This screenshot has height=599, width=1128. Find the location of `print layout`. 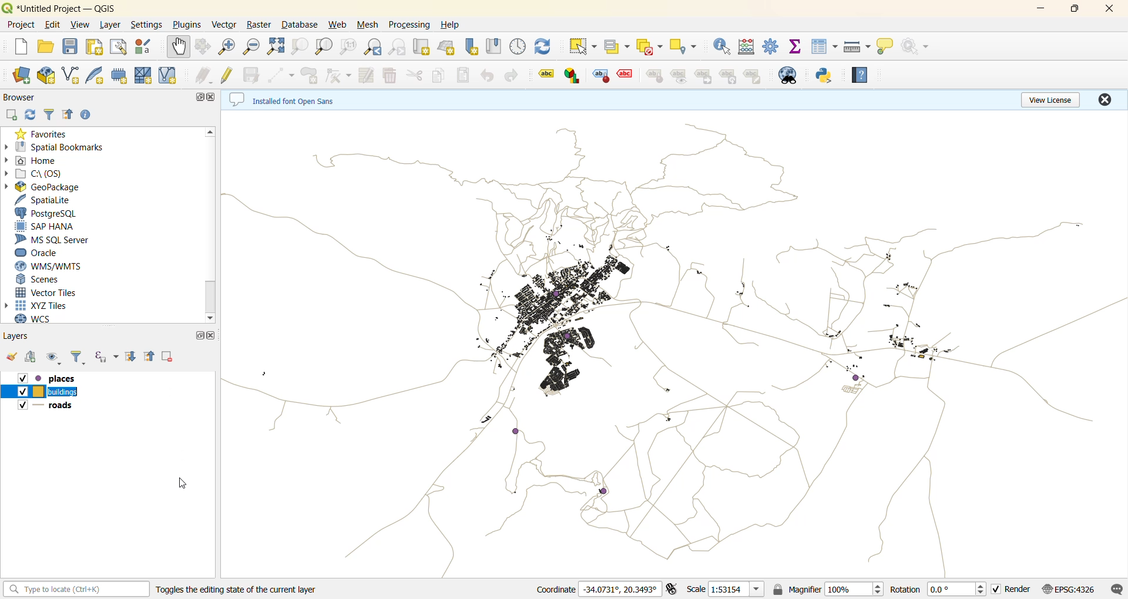

print layout is located at coordinates (94, 48).